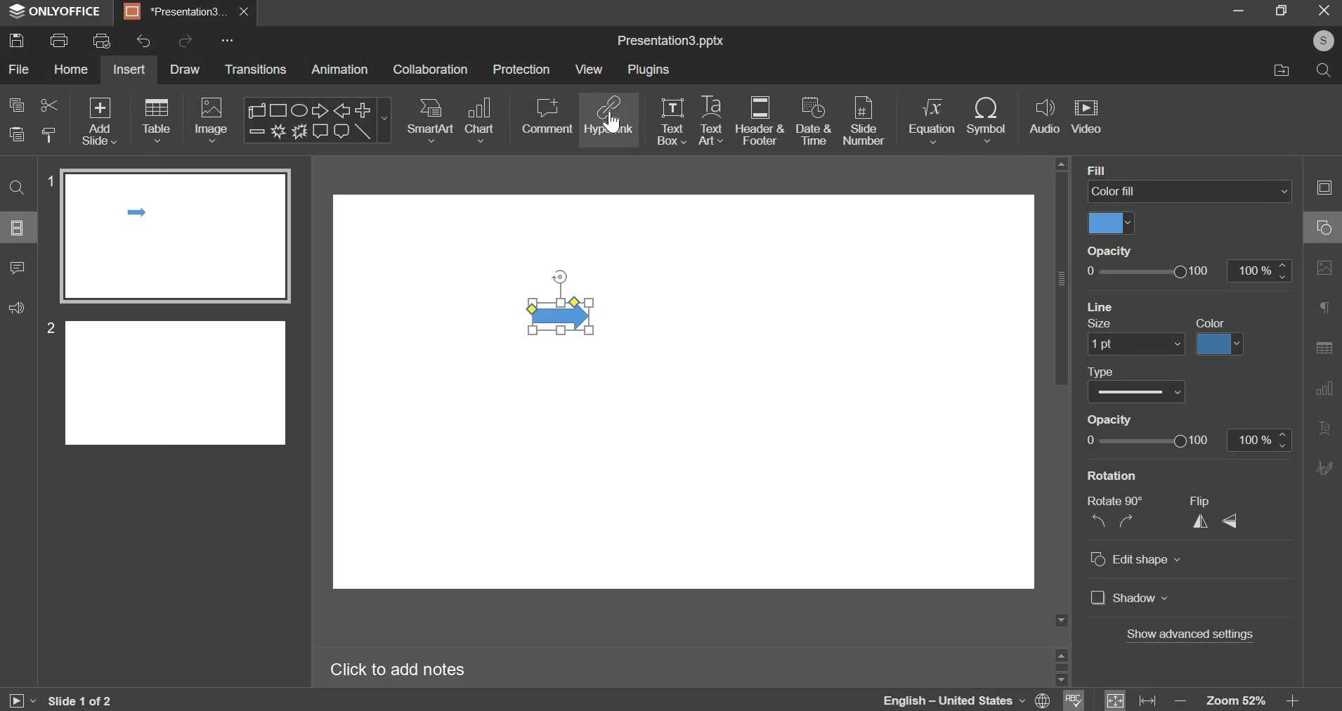 The width and height of the screenshot is (1342, 711). Describe the element at coordinates (102, 40) in the screenshot. I see `print preview` at that location.